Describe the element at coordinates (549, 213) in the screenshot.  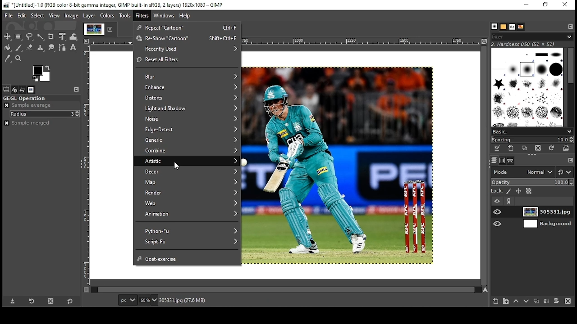
I see `layer 1` at that location.